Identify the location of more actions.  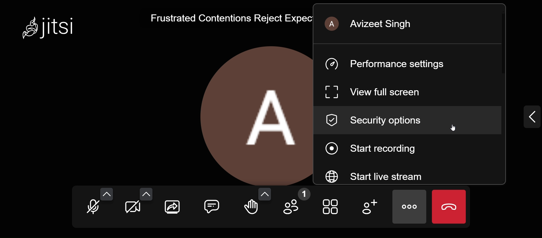
(395, 207).